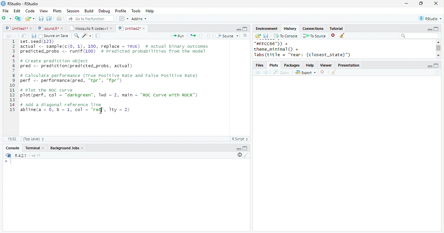  What do you see at coordinates (333, 72) in the screenshot?
I see `clear` at bounding box center [333, 72].